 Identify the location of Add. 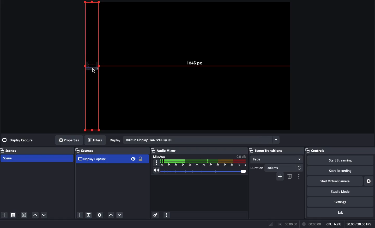
(4, 215).